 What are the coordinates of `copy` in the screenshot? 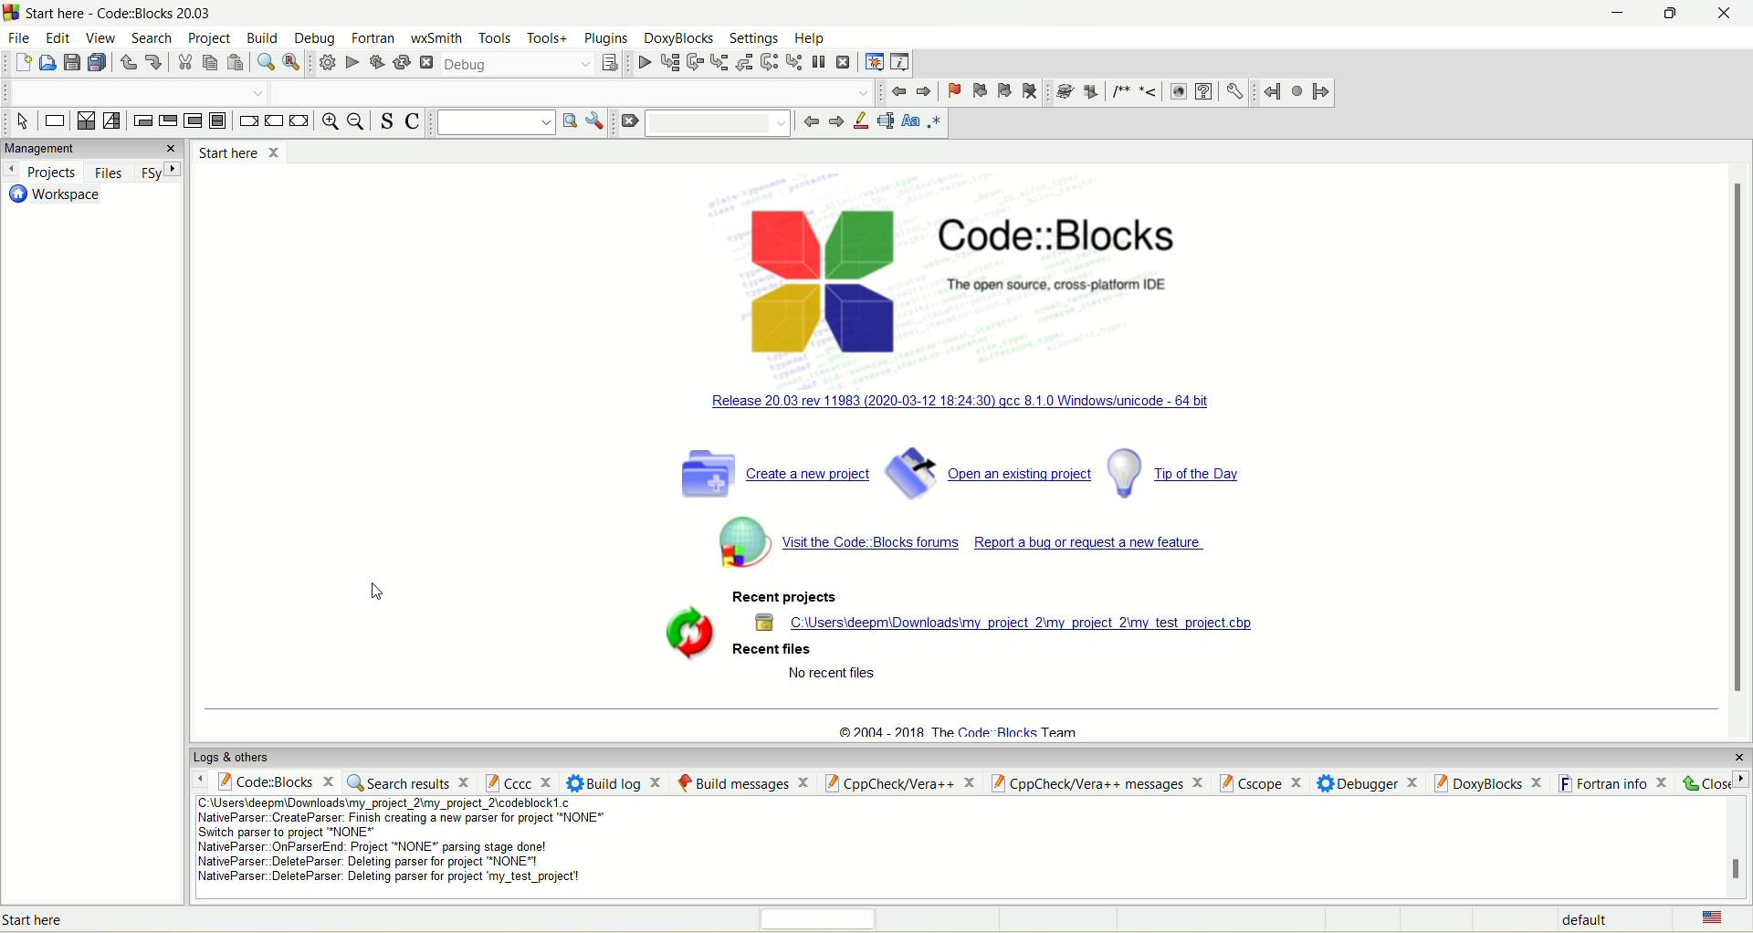 It's located at (212, 63).